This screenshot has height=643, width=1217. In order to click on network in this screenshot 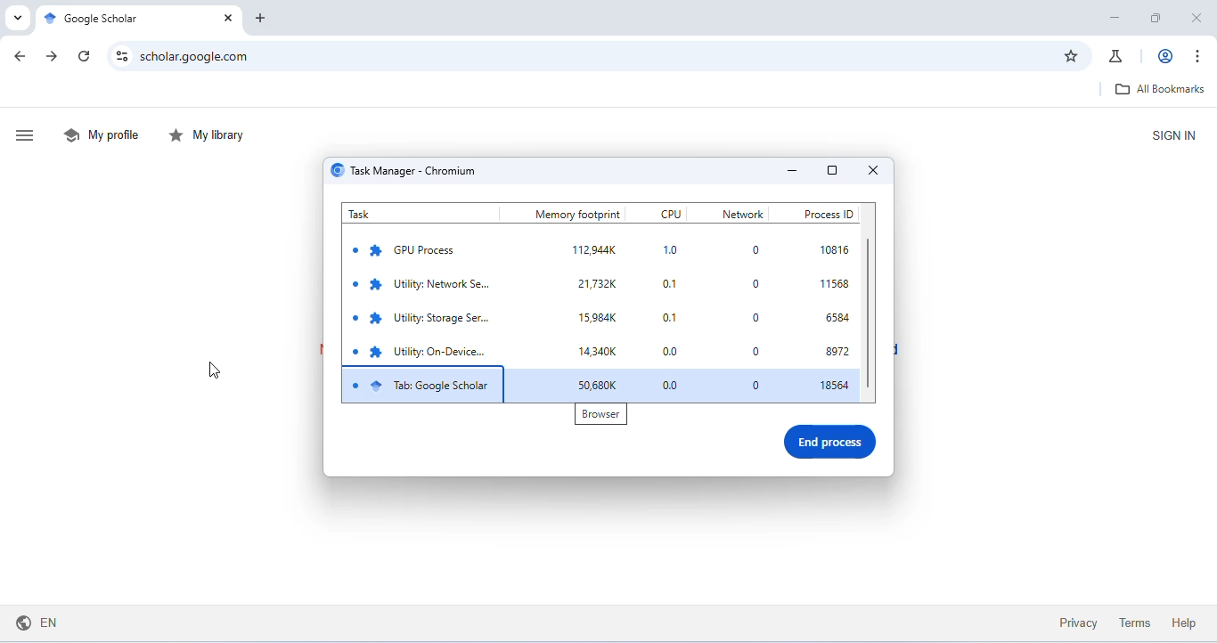, I will do `click(741, 214)`.